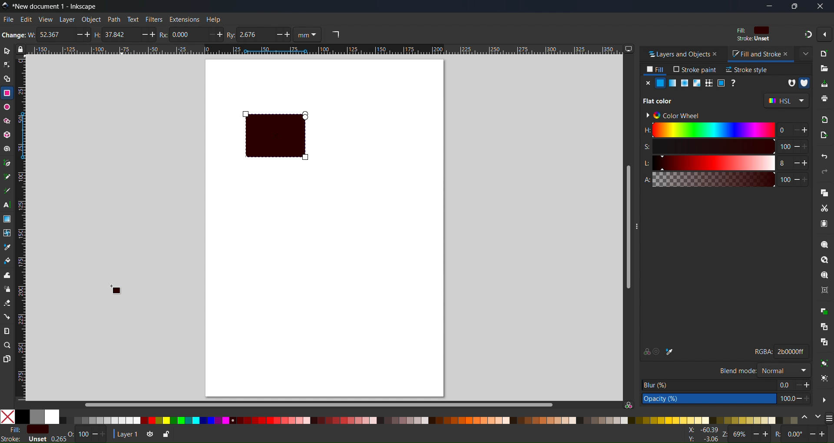  Describe the element at coordinates (18, 36) in the screenshot. I see `change W:` at that location.